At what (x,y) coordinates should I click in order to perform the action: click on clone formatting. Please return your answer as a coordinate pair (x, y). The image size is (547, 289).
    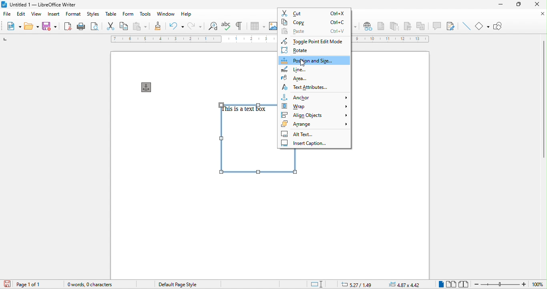
    Looking at the image, I should click on (157, 26).